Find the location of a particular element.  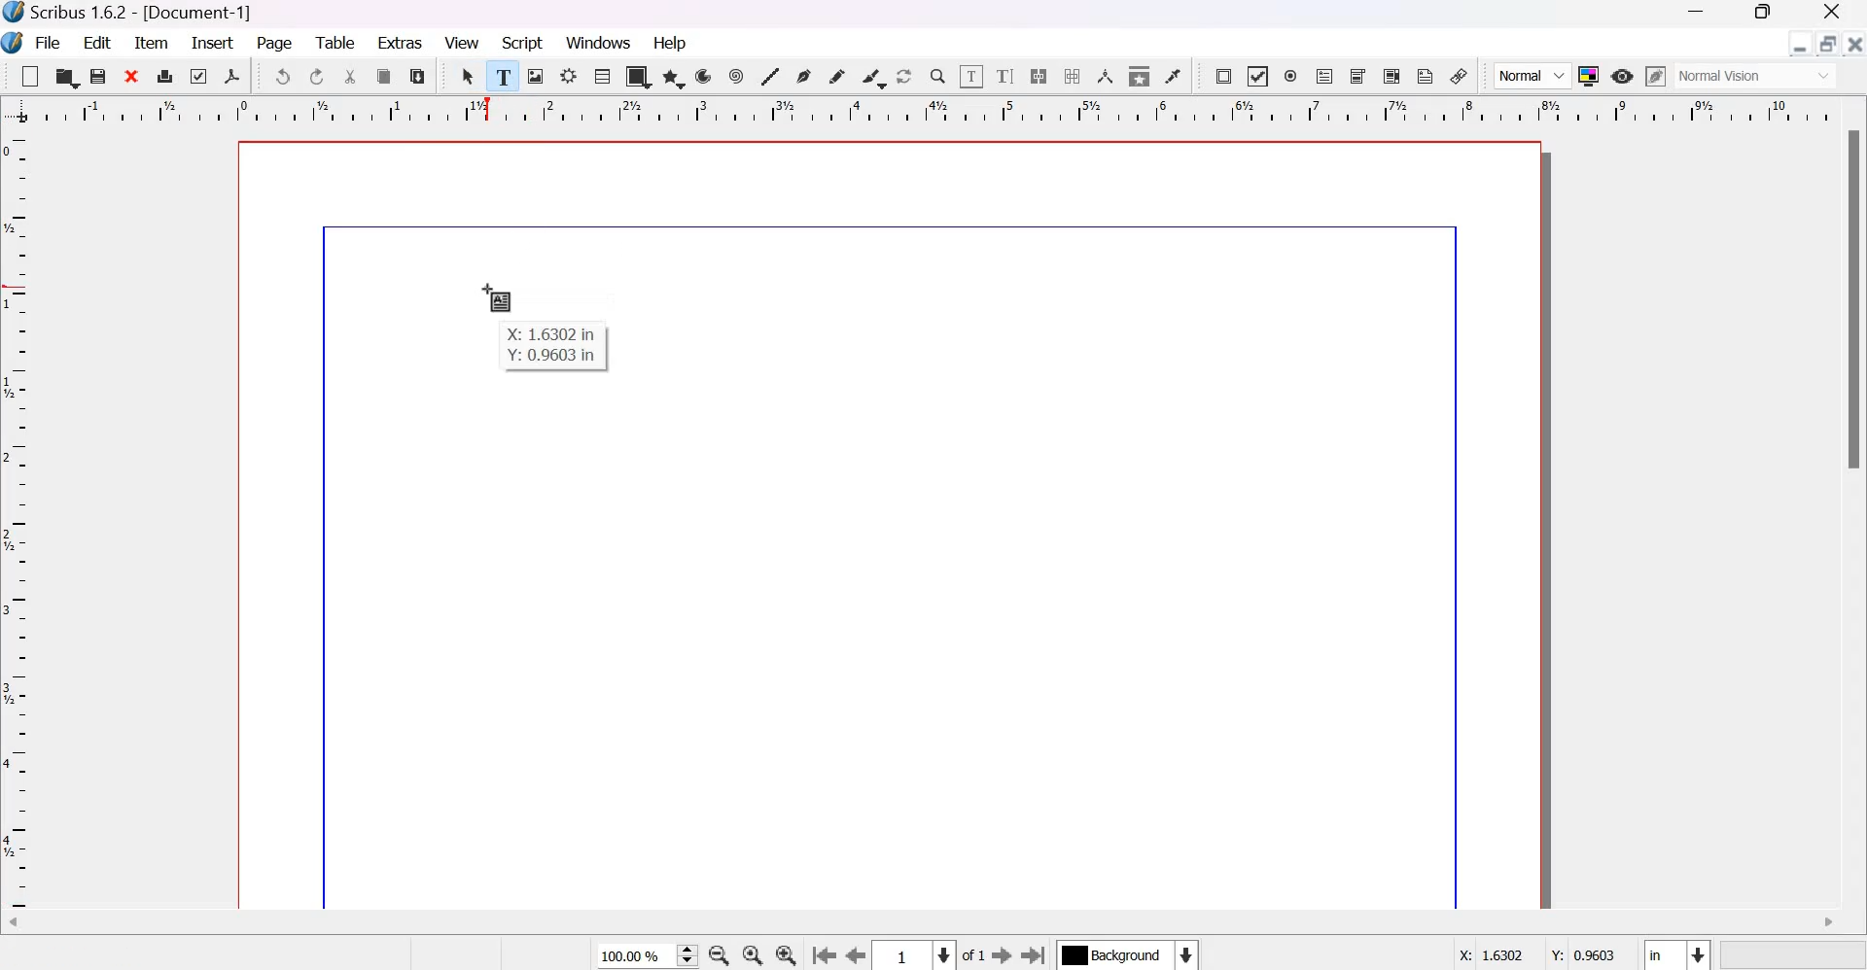

close is located at coordinates (133, 75).